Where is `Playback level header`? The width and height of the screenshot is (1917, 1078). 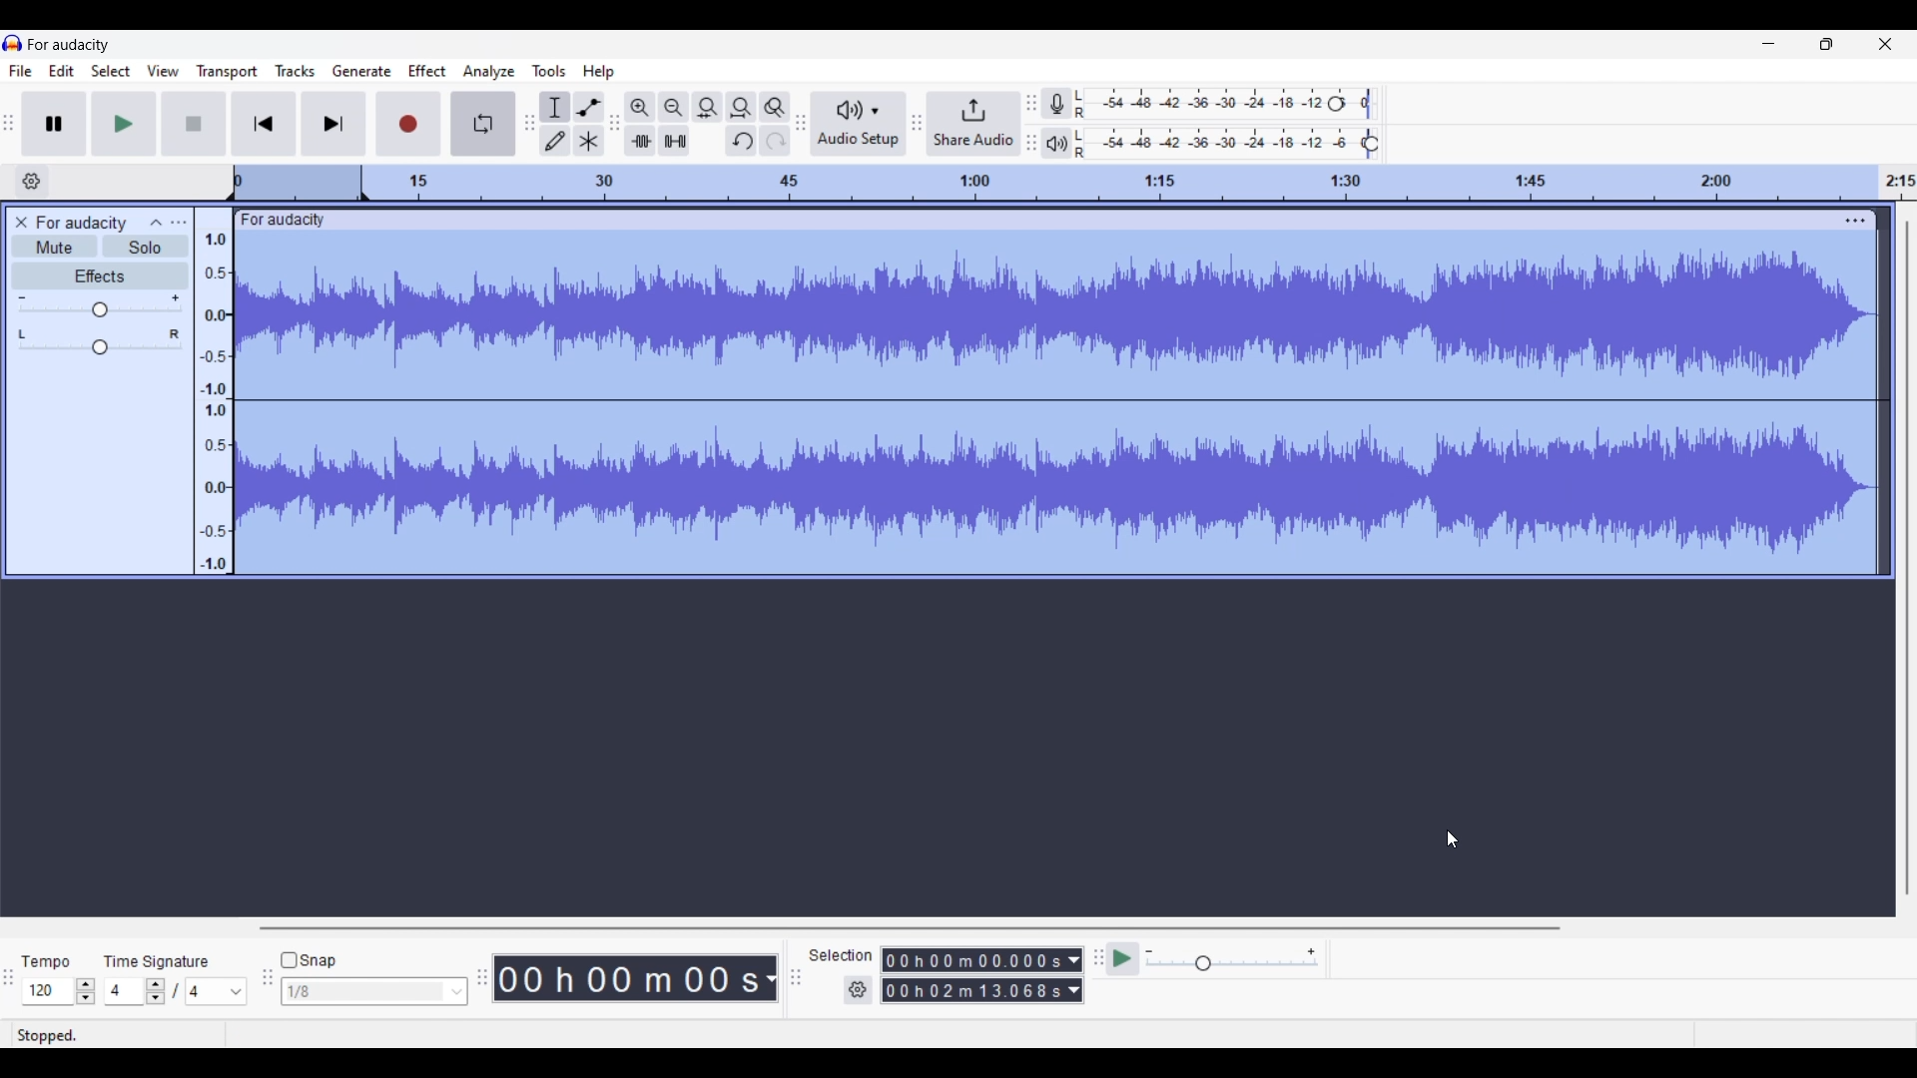 Playback level header is located at coordinates (1372, 144).